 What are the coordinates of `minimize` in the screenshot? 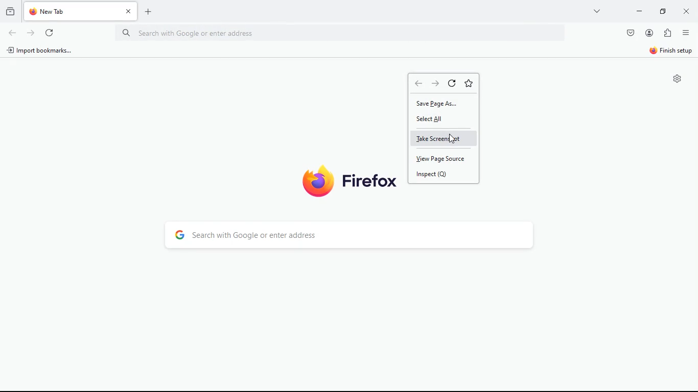 It's located at (638, 11).